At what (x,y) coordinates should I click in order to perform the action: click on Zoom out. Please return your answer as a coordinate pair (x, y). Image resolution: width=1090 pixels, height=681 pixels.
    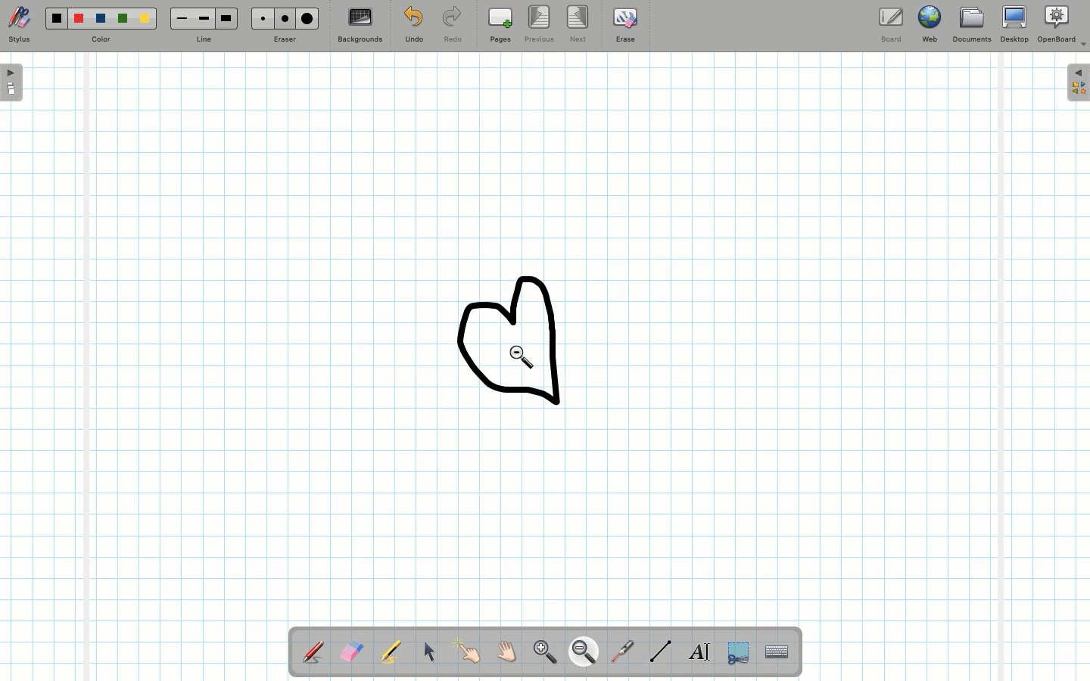
    Looking at the image, I should click on (584, 653).